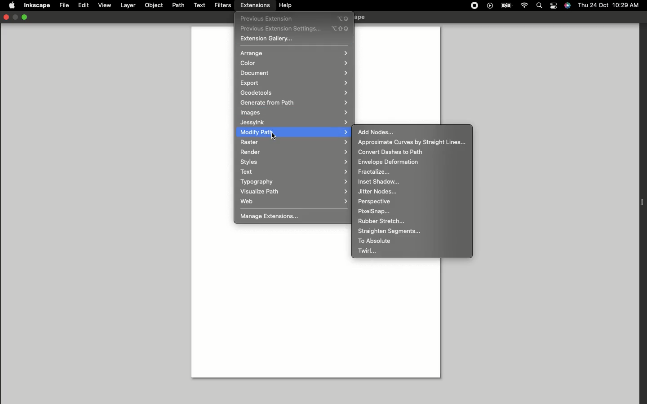 The height and width of the screenshot is (404, 647). I want to click on Color, so click(295, 62).